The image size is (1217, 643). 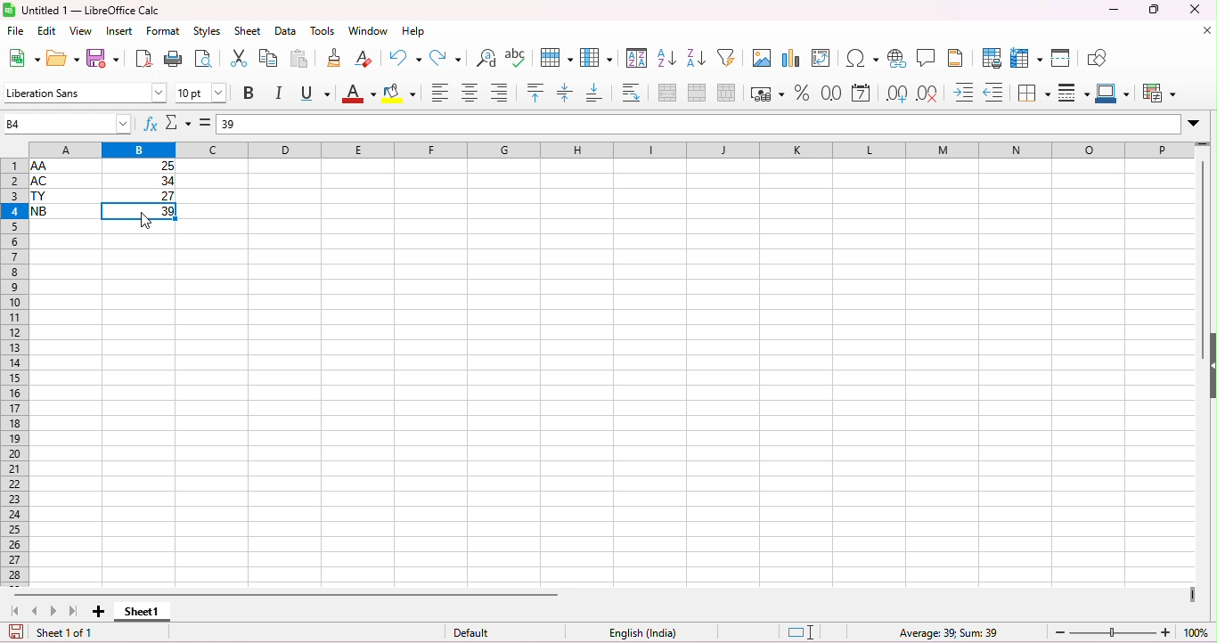 I want to click on format as number, so click(x=832, y=93).